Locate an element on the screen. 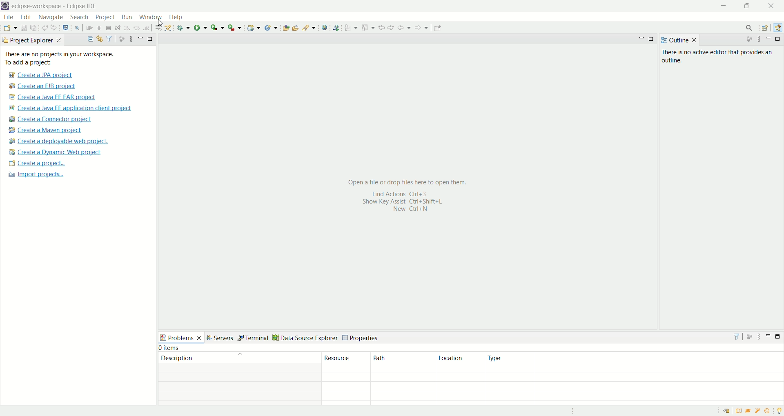  tutorial is located at coordinates (748, 412).